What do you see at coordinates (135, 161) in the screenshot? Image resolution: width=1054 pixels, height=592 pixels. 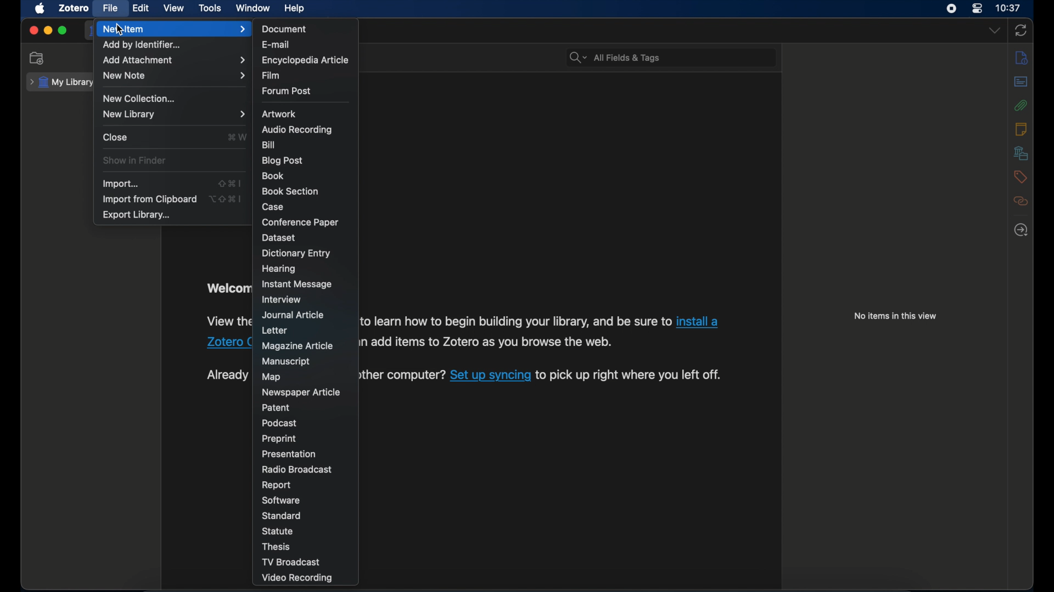 I see `show in finder` at bounding box center [135, 161].